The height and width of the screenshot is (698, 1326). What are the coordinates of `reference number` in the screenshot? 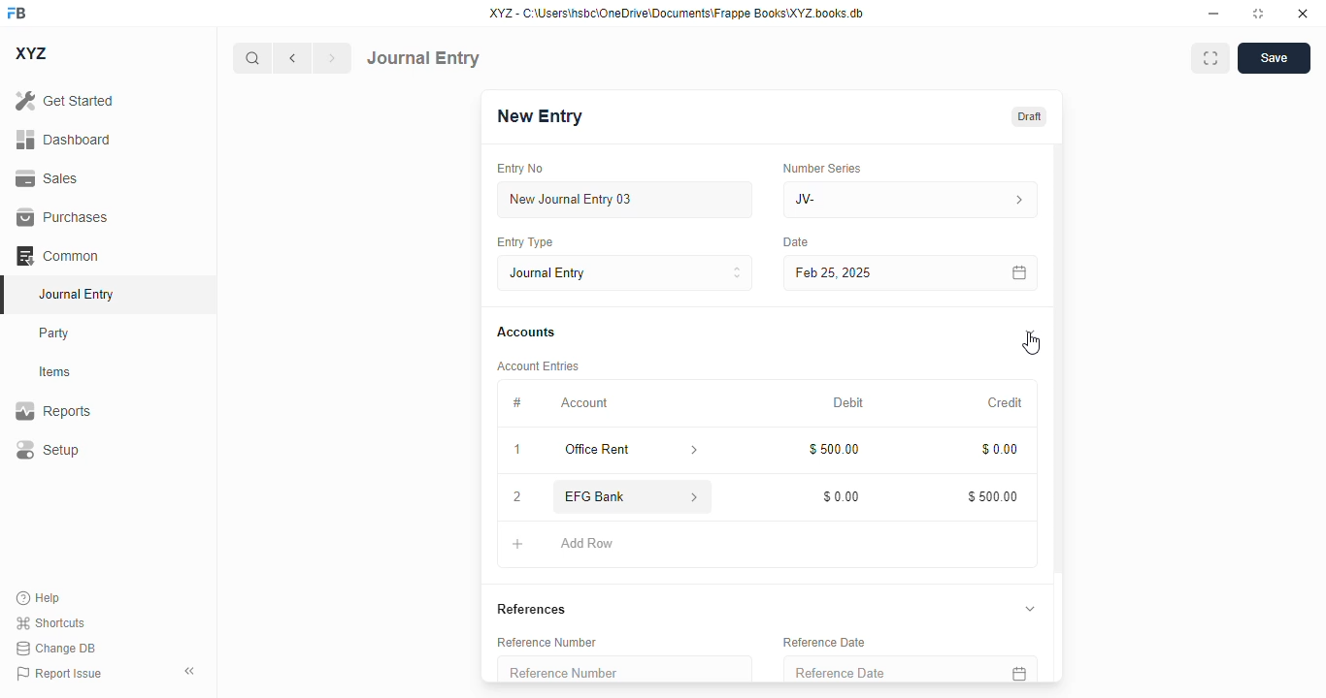 It's located at (624, 669).